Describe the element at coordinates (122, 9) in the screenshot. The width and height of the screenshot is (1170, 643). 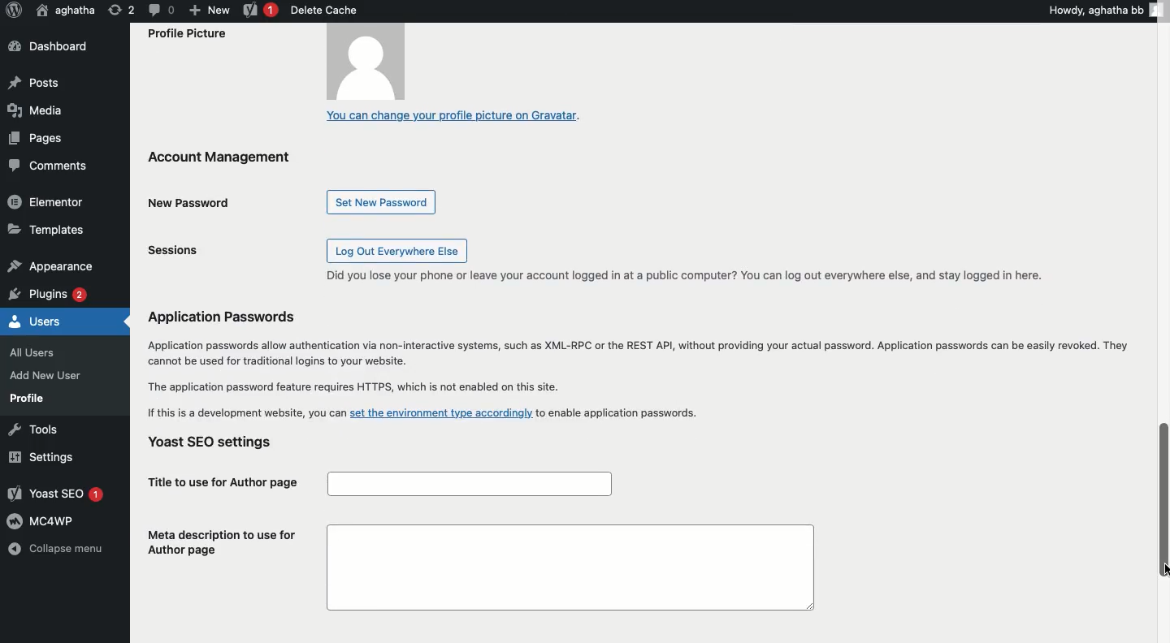
I see `Revision` at that location.